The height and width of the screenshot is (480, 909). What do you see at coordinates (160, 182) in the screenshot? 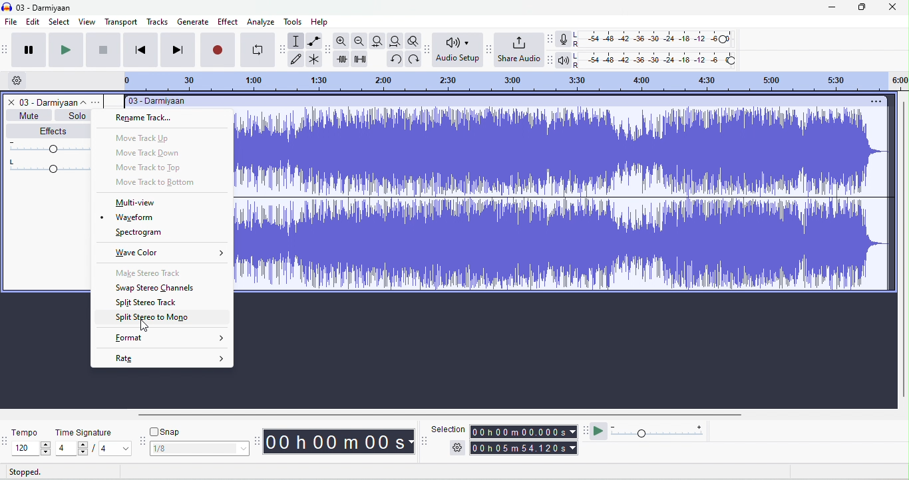
I see `move track to bottom` at bounding box center [160, 182].